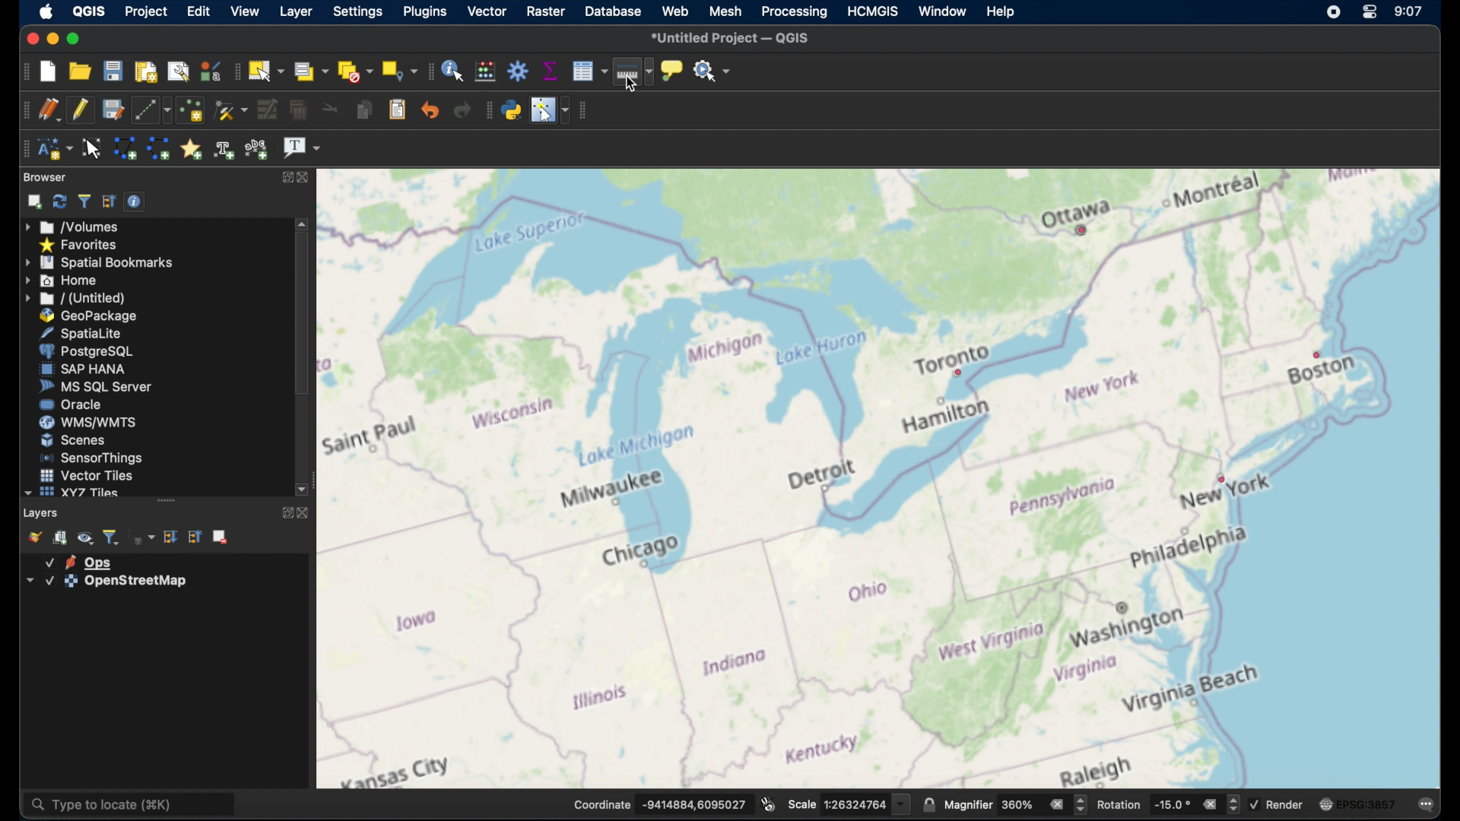 The height and width of the screenshot is (821, 1460). What do you see at coordinates (125, 149) in the screenshot?
I see `create polygon annotation` at bounding box center [125, 149].